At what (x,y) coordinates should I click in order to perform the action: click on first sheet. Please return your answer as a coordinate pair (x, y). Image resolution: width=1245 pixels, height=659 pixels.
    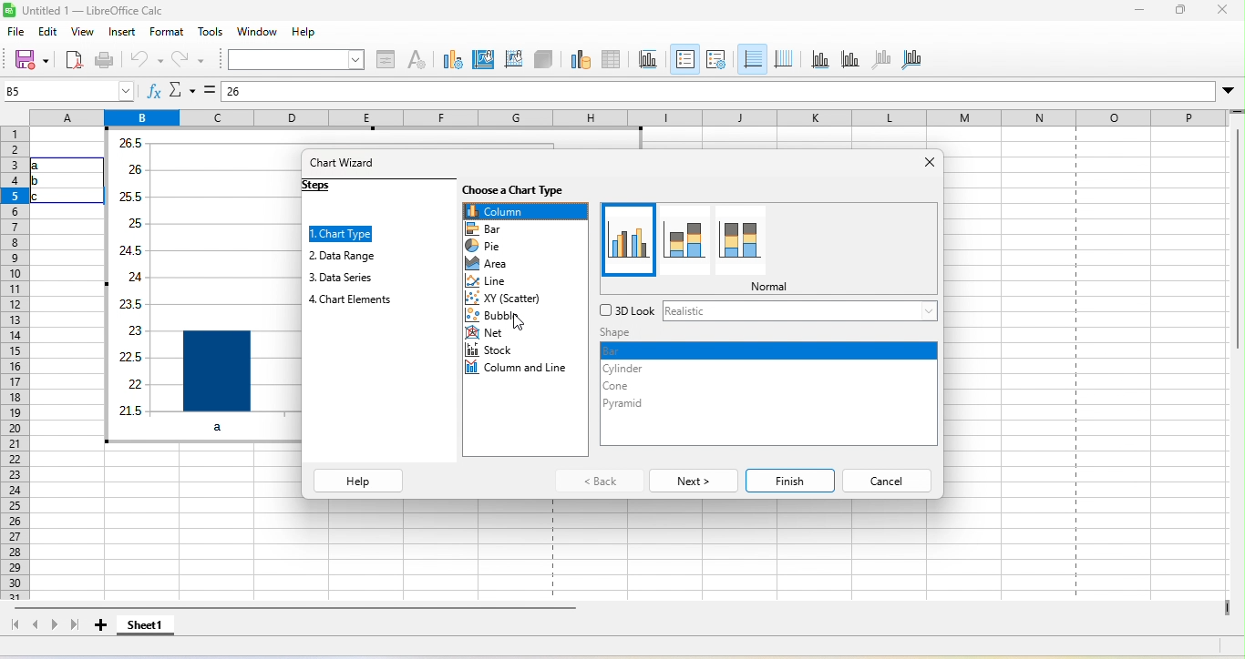
    Looking at the image, I should click on (14, 626).